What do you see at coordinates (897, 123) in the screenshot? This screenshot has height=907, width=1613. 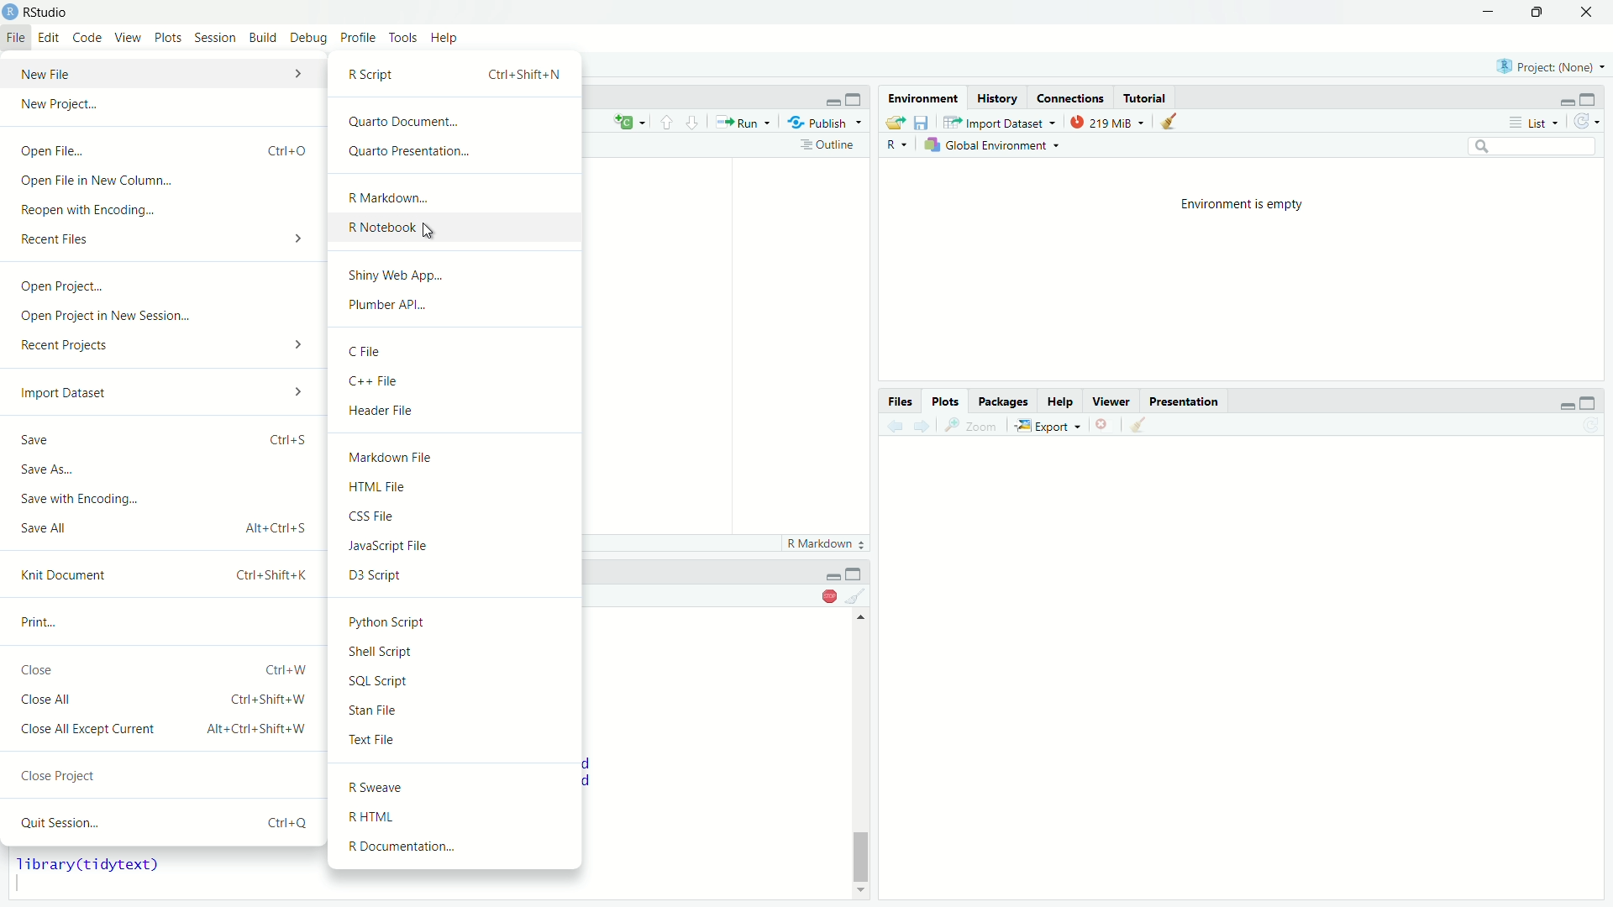 I see `load workspace` at bounding box center [897, 123].